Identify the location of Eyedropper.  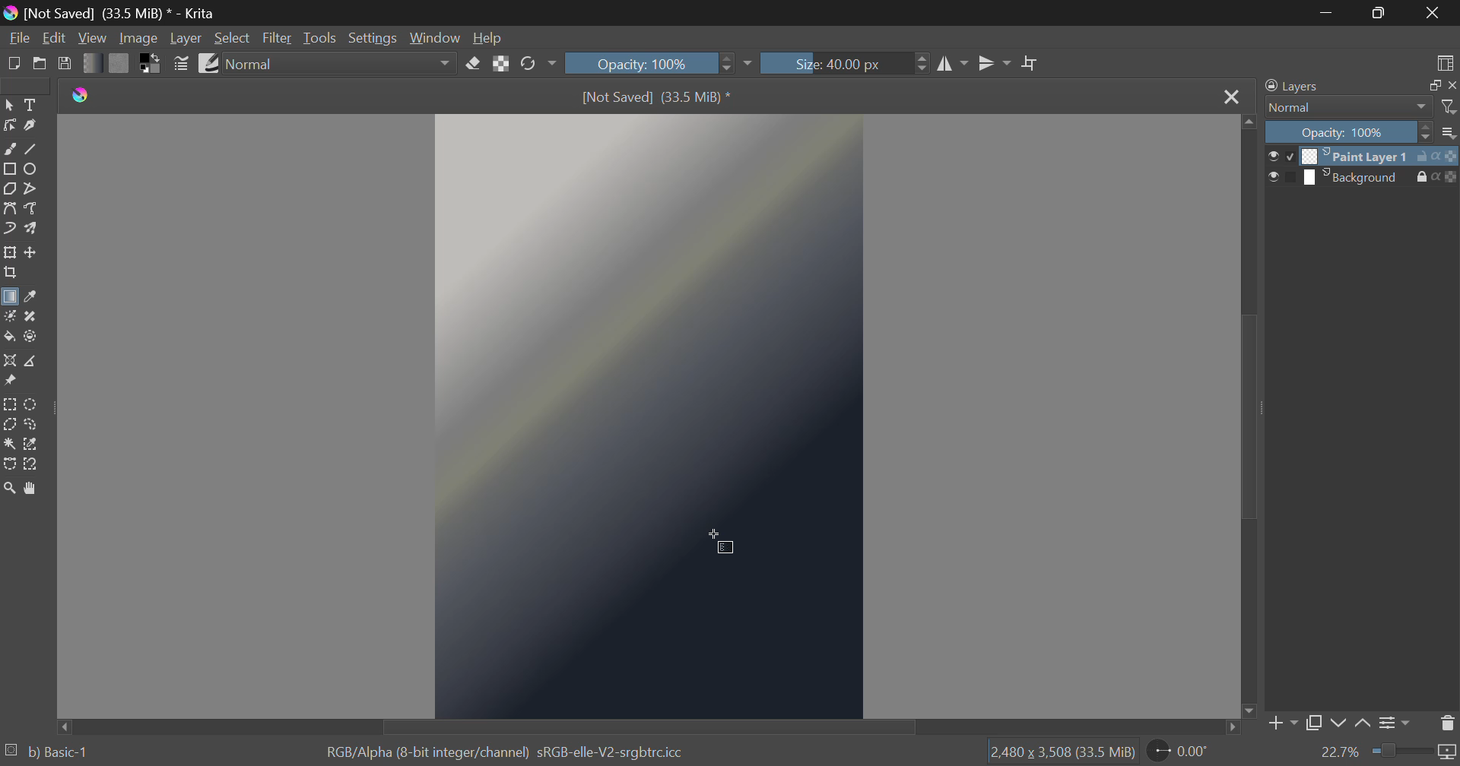
(29, 298).